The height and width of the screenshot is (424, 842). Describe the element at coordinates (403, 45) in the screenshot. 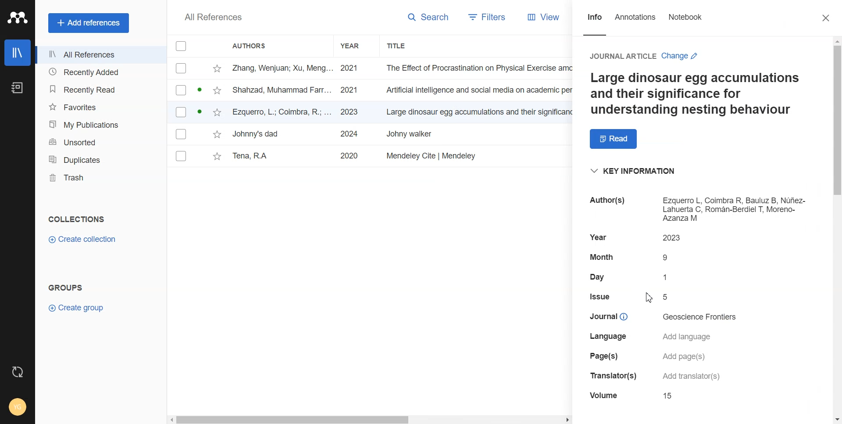

I see `Title` at that location.